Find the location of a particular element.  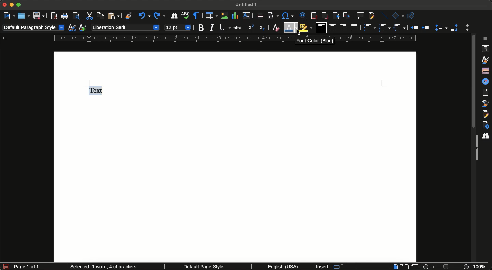

New style from selection is located at coordinates (83, 28).